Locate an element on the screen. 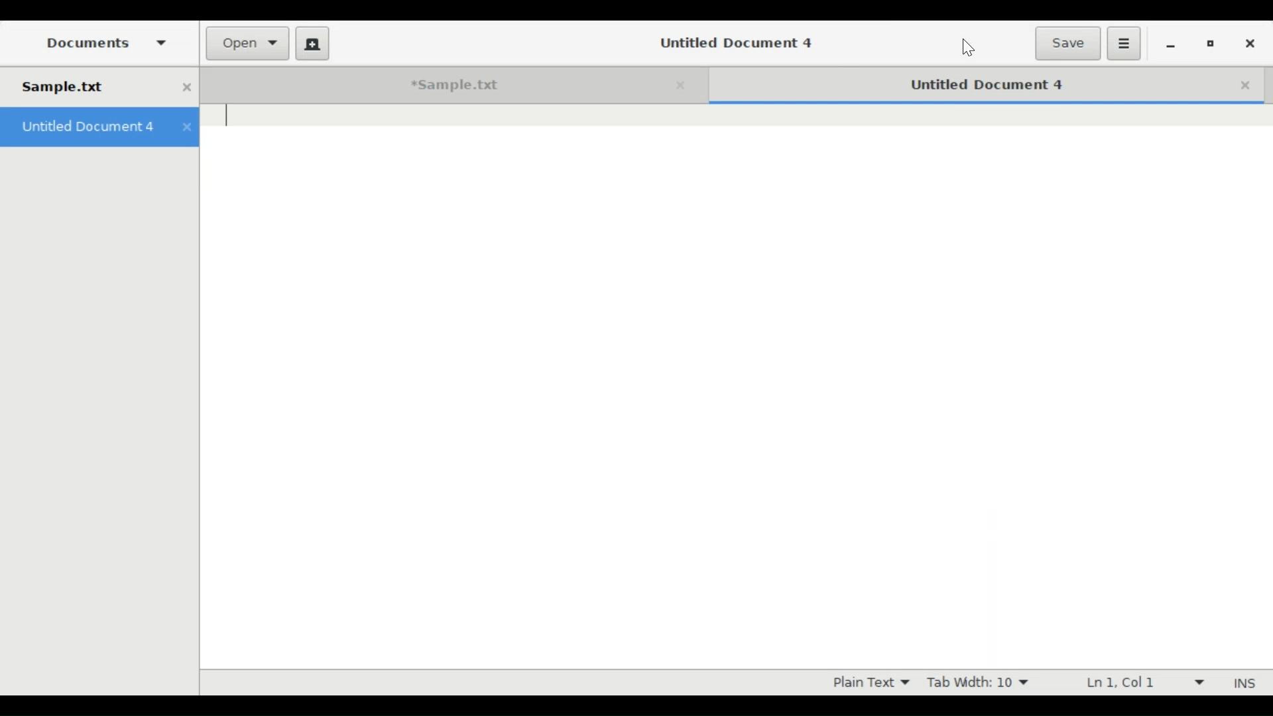 The height and width of the screenshot is (716, 1273). Documents is located at coordinates (109, 42).